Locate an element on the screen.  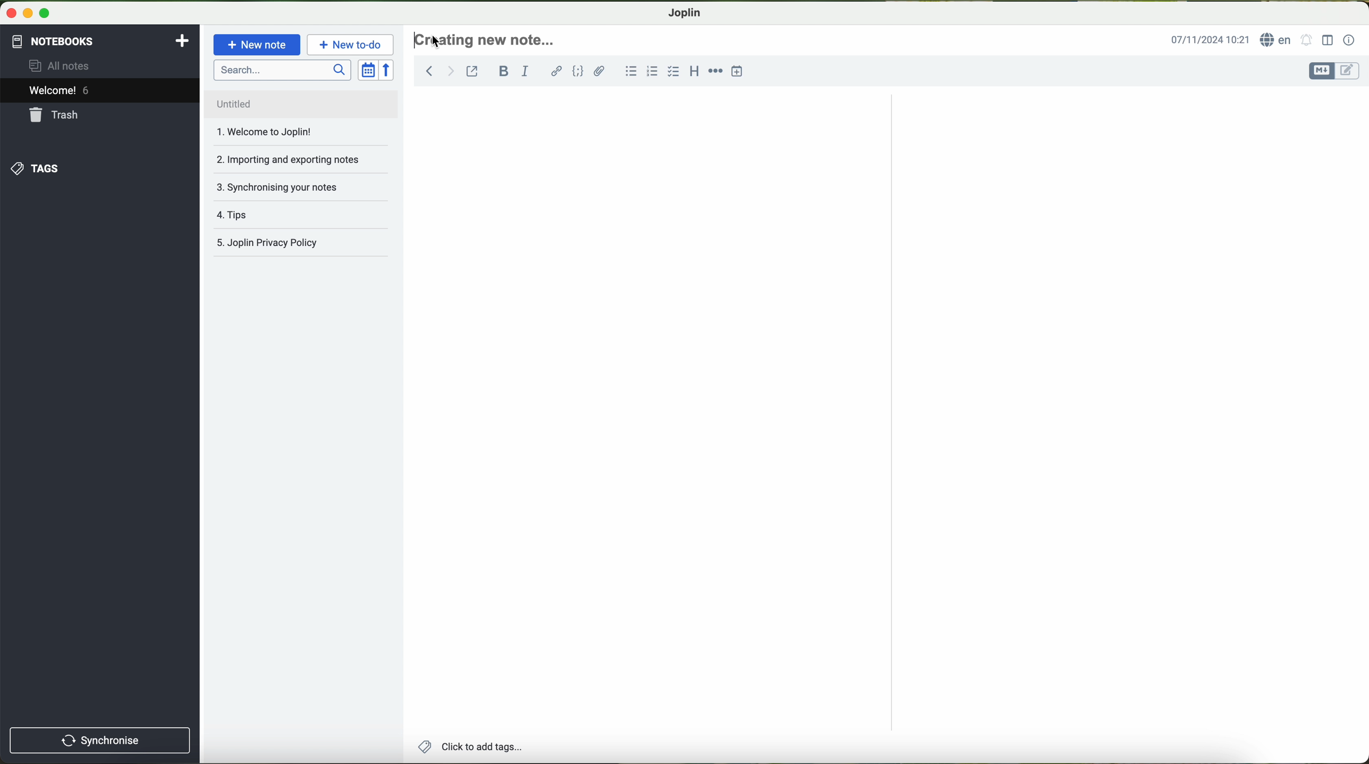
toggle editor layout is located at coordinates (1328, 40).